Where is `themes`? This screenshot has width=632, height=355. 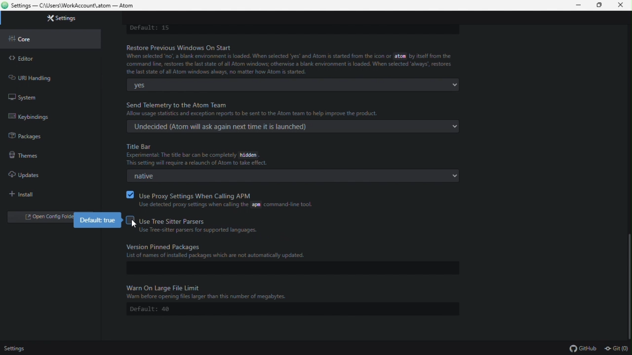 themes is located at coordinates (22, 154).